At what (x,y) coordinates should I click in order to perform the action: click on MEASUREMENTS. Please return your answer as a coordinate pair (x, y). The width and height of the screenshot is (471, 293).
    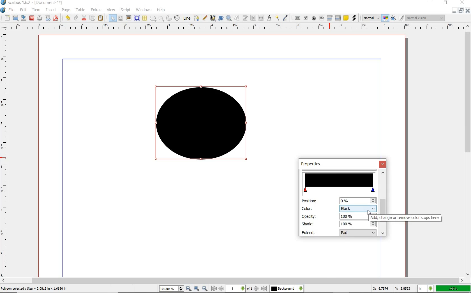
    Looking at the image, I should click on (269, 18).